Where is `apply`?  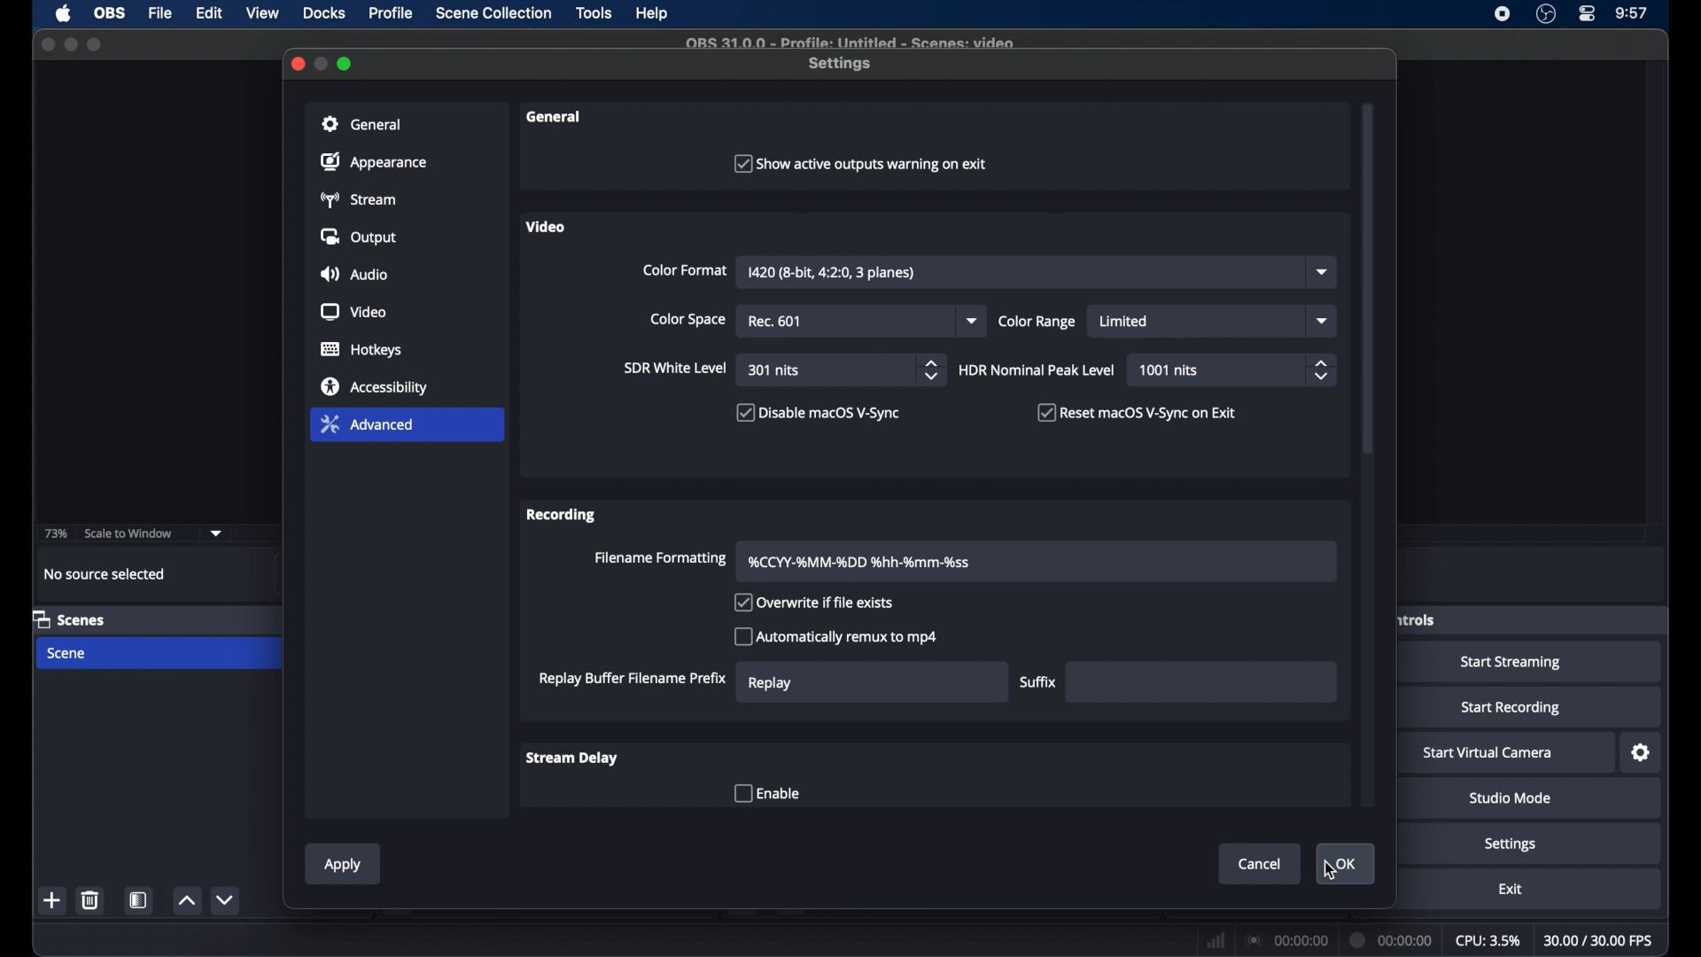
apply is located at coordinates (342, 867).